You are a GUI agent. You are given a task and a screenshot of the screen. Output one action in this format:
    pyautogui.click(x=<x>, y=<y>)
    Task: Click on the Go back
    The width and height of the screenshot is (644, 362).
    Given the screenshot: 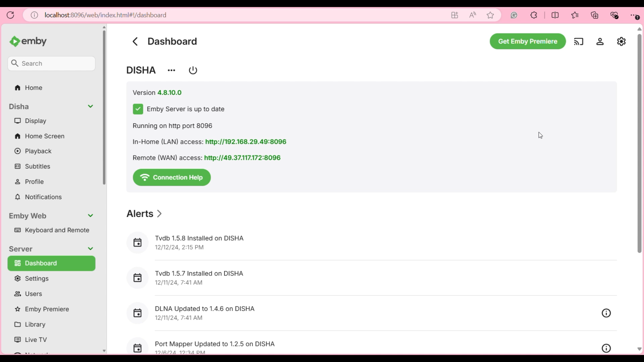 What is the action you would take?
    pyautogui.click(x=135, y=41)
    